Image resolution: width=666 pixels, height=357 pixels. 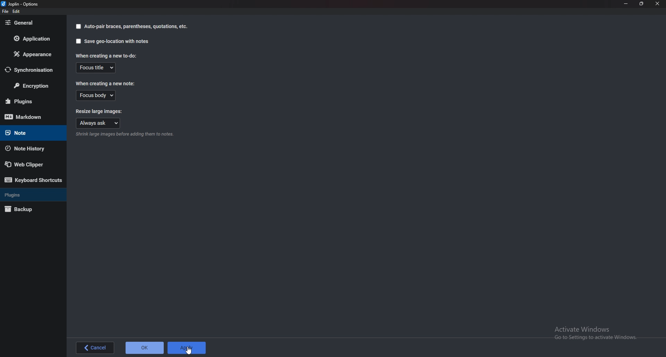 What do you see at coordinates (190, 350) in the screenshot?
I see `Cursor` at bounding box center [190, 350].